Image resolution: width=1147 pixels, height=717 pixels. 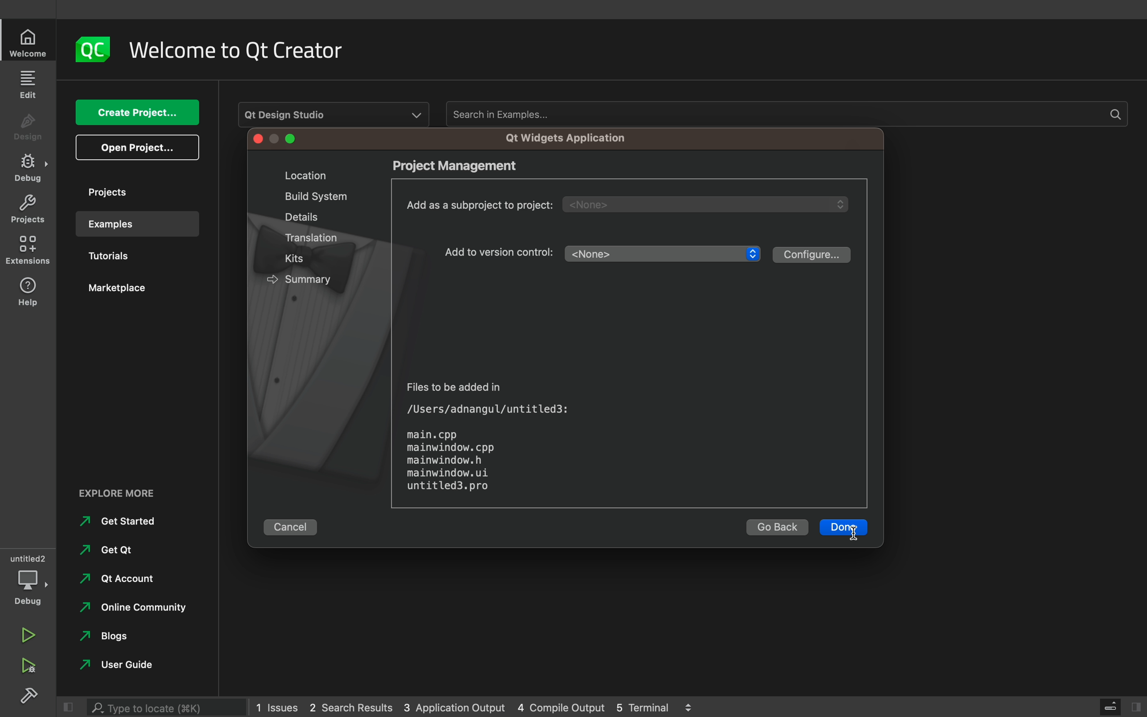 I want to click on 3 application output, so click(x=454, y=708).